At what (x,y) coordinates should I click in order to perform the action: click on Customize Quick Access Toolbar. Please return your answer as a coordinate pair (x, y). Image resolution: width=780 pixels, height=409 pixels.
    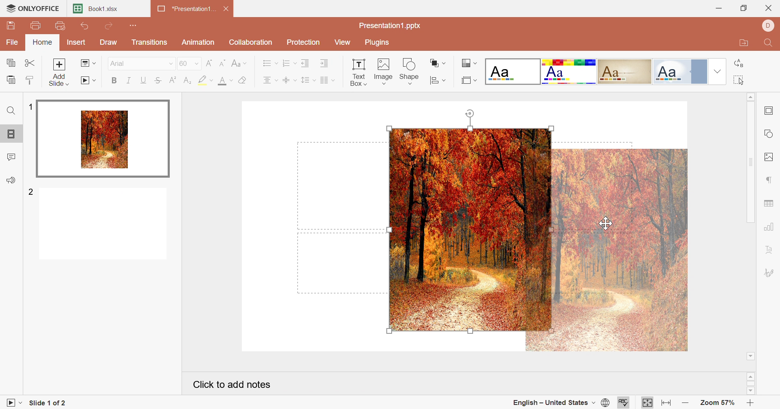
    Looking at the image, I should click on (131, 25).